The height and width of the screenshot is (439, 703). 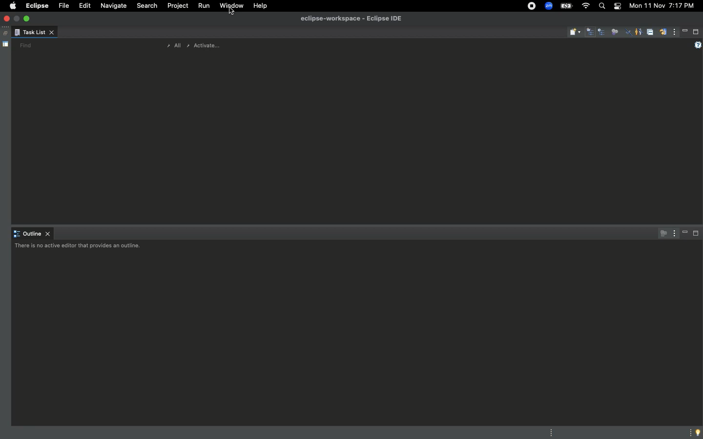 What do you see at coordinates (688, 432) in the screenshot?
I see `more` at bounding box center [688, 432].